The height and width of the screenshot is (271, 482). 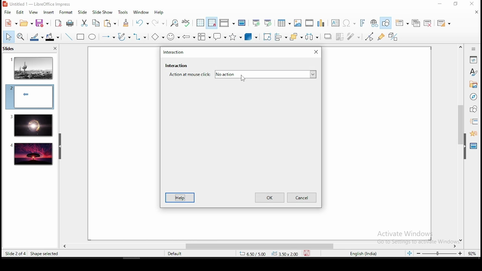 What do you see at coordinates (124, 37) in the screenshot?
I see `curves and polygons` at bounding box center [124, 37].